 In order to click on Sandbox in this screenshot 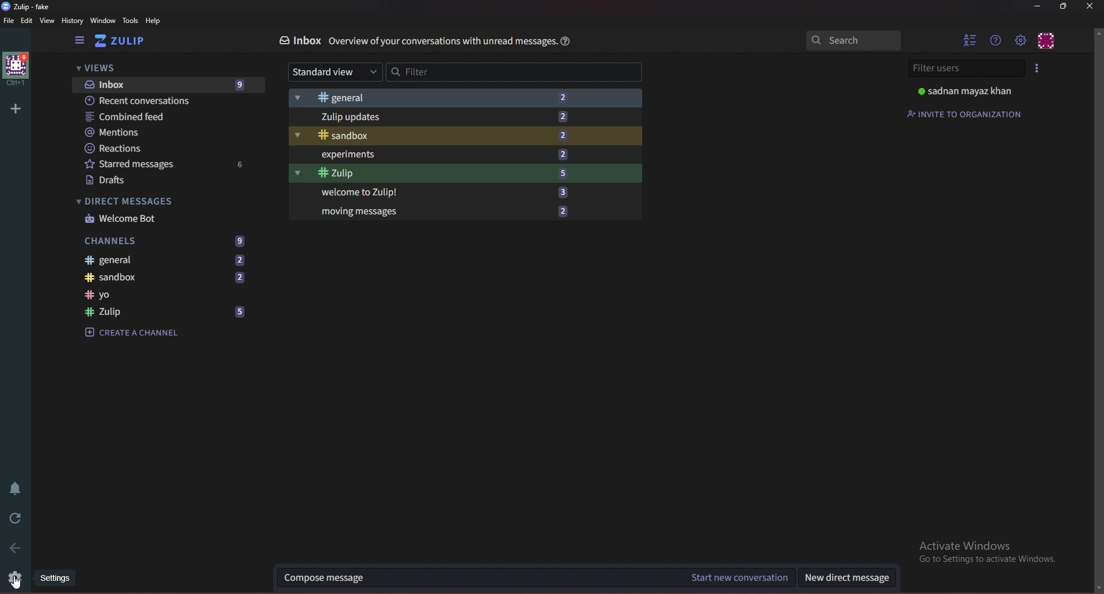, I will do `click(170, 276)`.